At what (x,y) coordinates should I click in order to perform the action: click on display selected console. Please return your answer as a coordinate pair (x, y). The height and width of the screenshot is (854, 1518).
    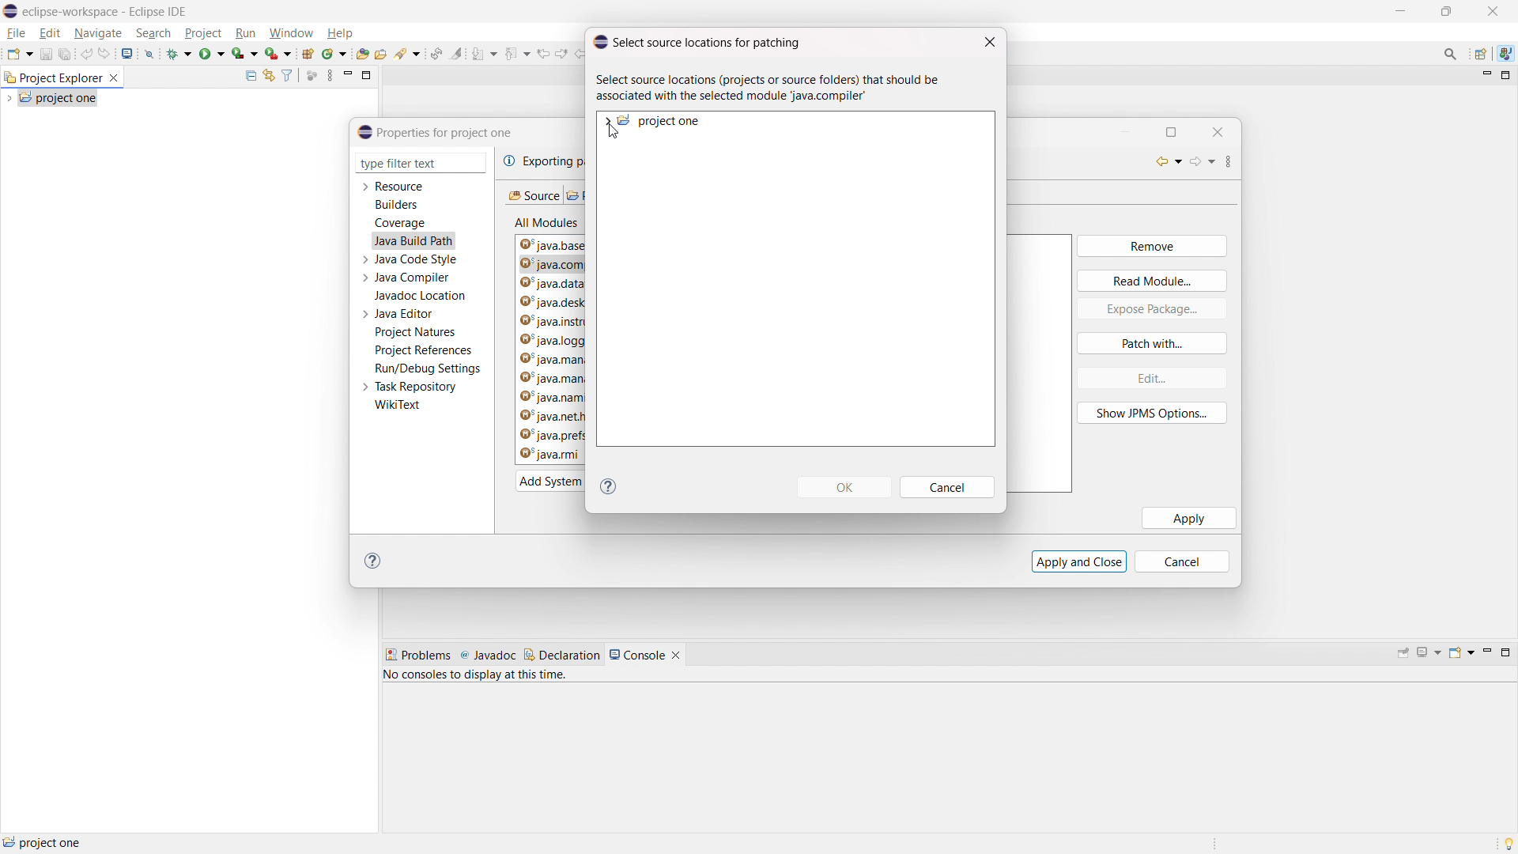
    Looking at the image, I should click on (1430, 652).